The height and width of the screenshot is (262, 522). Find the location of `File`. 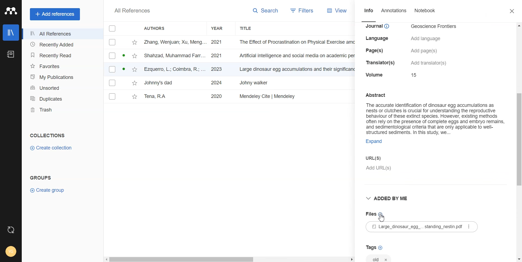

File is located at coordinates (414, 227).